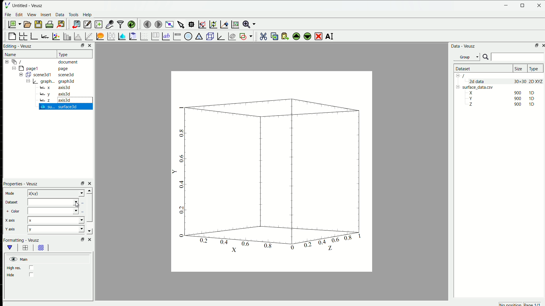  What do you see at coordinates (28, 81) in the screenshot?
I see `Collapse /expand` at bounding box center [28, 81].